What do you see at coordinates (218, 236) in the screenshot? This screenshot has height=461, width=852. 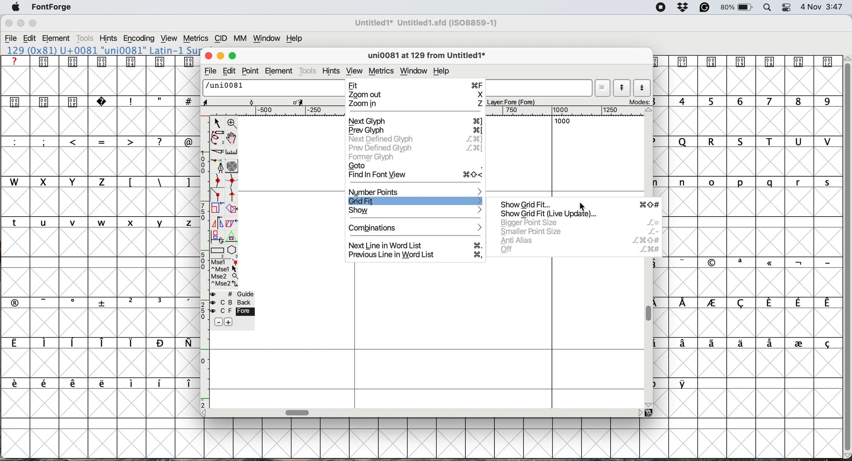 I see `rotate the selection in 3d` at bounding box center [218, 236].